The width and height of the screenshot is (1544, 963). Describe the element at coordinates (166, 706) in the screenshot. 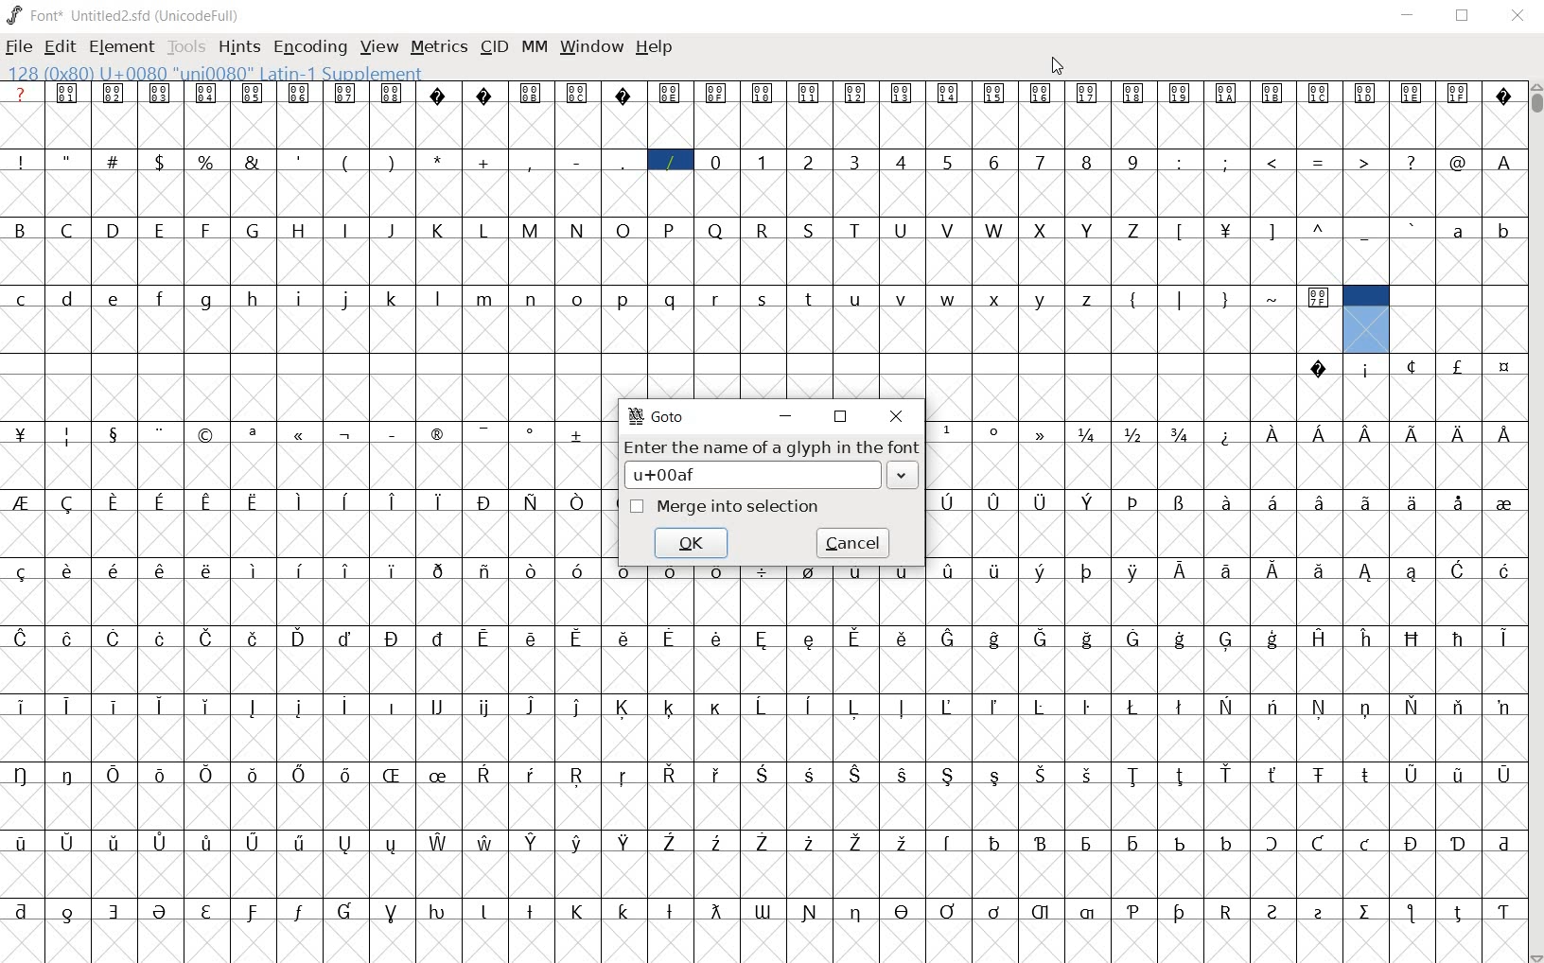

I see `Symbol` at that location.